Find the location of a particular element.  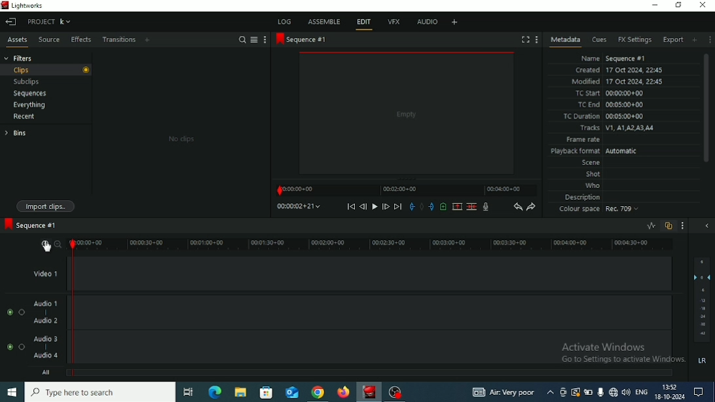

ASSEMBLE is located at coordinates (325, 21).